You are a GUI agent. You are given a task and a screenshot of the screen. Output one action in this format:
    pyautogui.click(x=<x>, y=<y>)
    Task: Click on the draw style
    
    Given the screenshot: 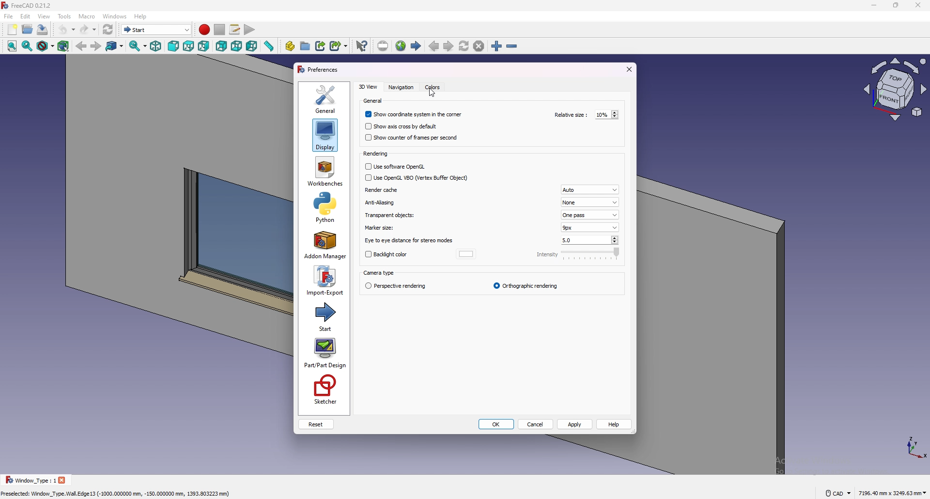 What is the action you would take?
    pyautogui.click(x=46, y=47)
    